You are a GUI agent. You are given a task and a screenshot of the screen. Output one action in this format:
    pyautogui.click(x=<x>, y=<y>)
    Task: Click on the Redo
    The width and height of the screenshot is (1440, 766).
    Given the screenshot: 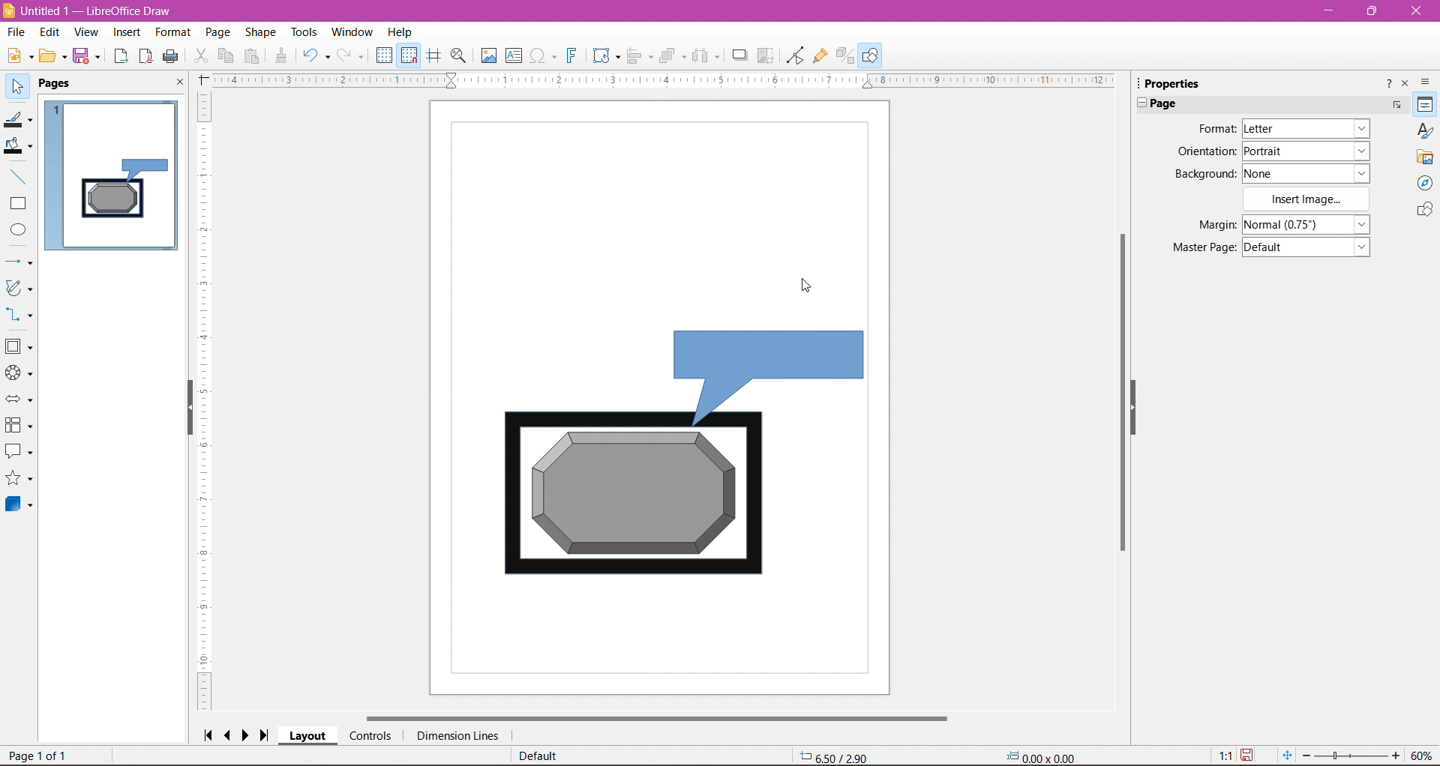 What is the action you would take?
    pyautogui.click(x=352, y=55)
    